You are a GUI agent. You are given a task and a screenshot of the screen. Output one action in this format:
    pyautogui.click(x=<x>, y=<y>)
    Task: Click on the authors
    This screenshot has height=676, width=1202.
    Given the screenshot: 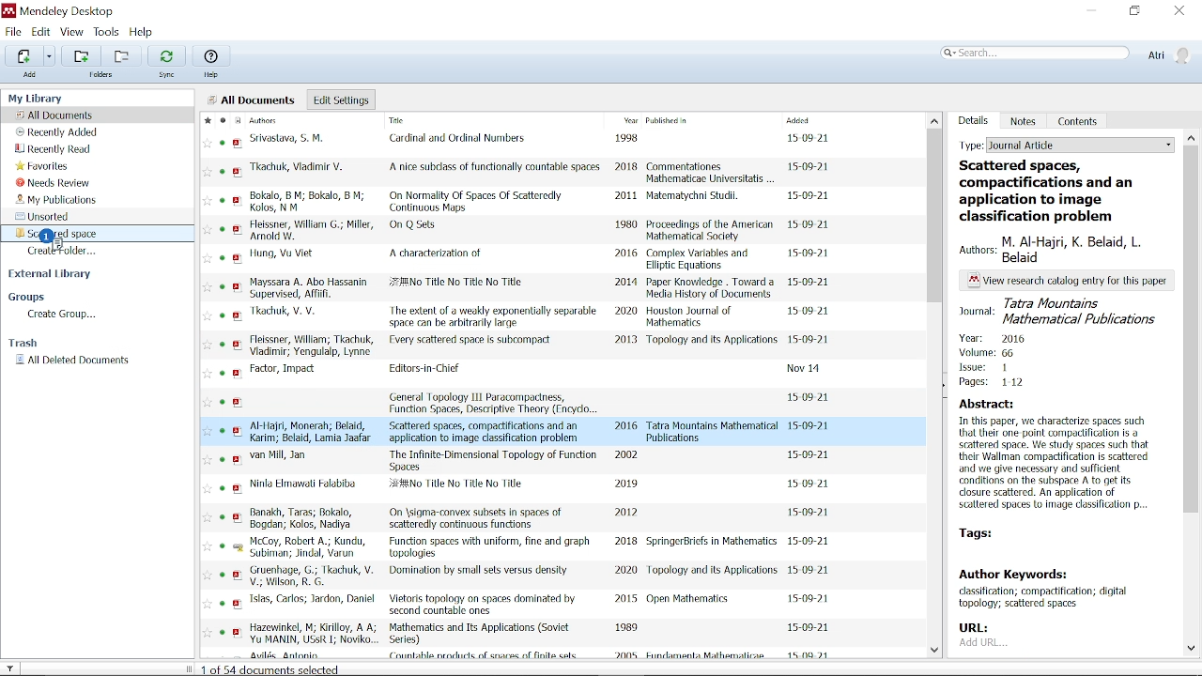 What is the action you would take?
    pyautogui.click(x=310, y=346)
    